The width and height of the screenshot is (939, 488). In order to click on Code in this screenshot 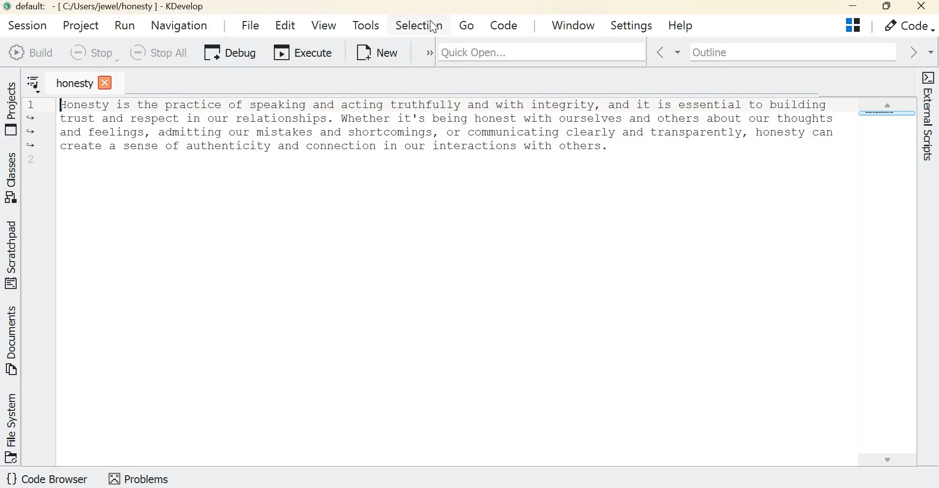, I will do `click(906, 26)`.